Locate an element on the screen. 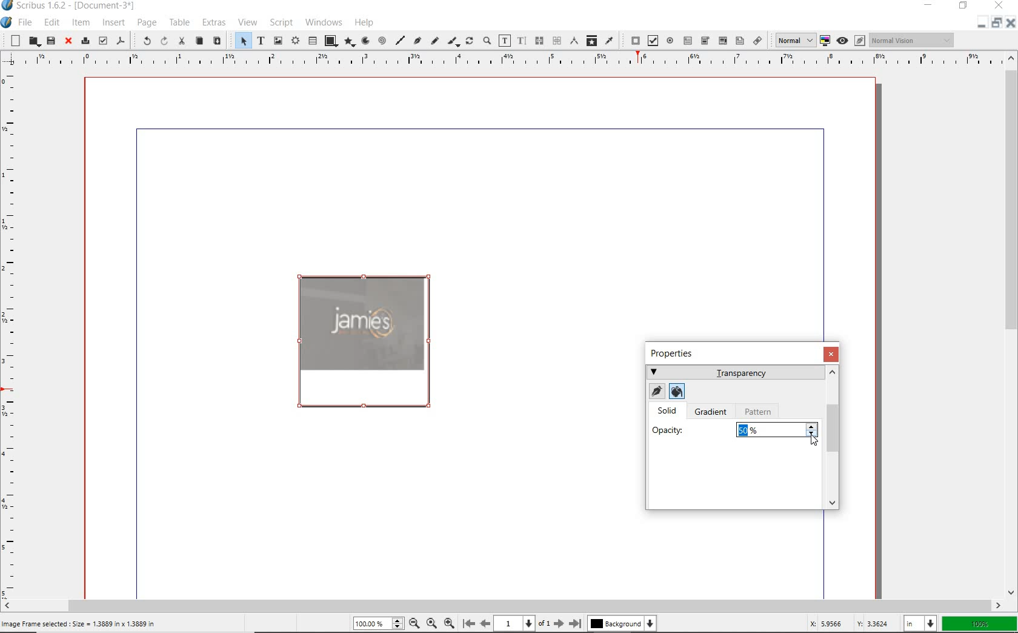 The height and width of the screenshot is (633, 1018). restore is located at coordinates (996, 25).